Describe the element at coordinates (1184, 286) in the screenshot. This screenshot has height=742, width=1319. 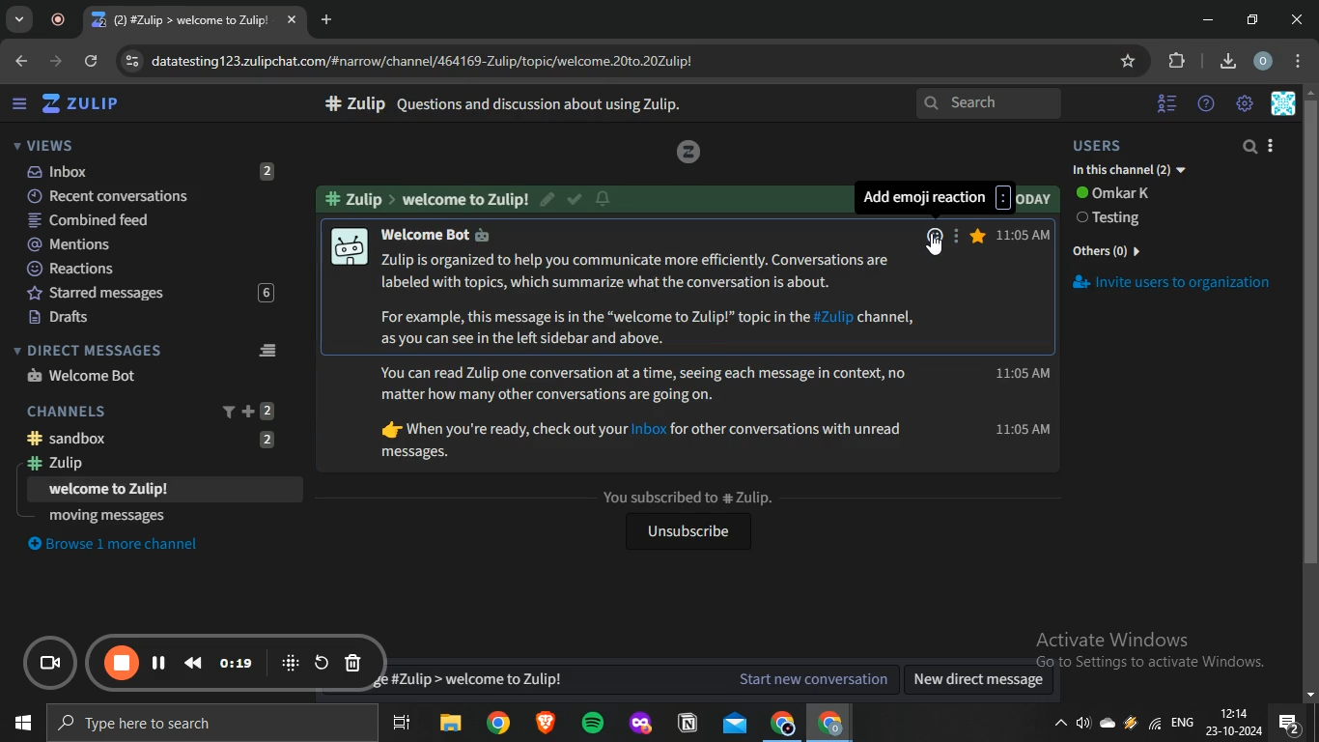
I see `invite users to organization` at that location.